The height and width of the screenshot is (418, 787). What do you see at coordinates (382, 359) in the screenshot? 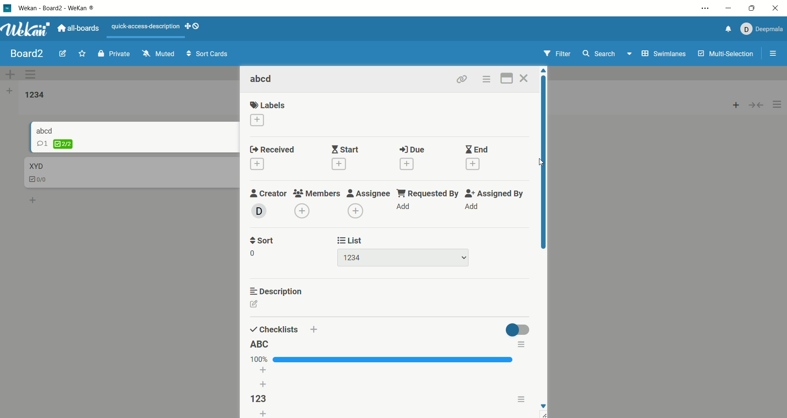
I see `progress` at bounding box center [382, 359].